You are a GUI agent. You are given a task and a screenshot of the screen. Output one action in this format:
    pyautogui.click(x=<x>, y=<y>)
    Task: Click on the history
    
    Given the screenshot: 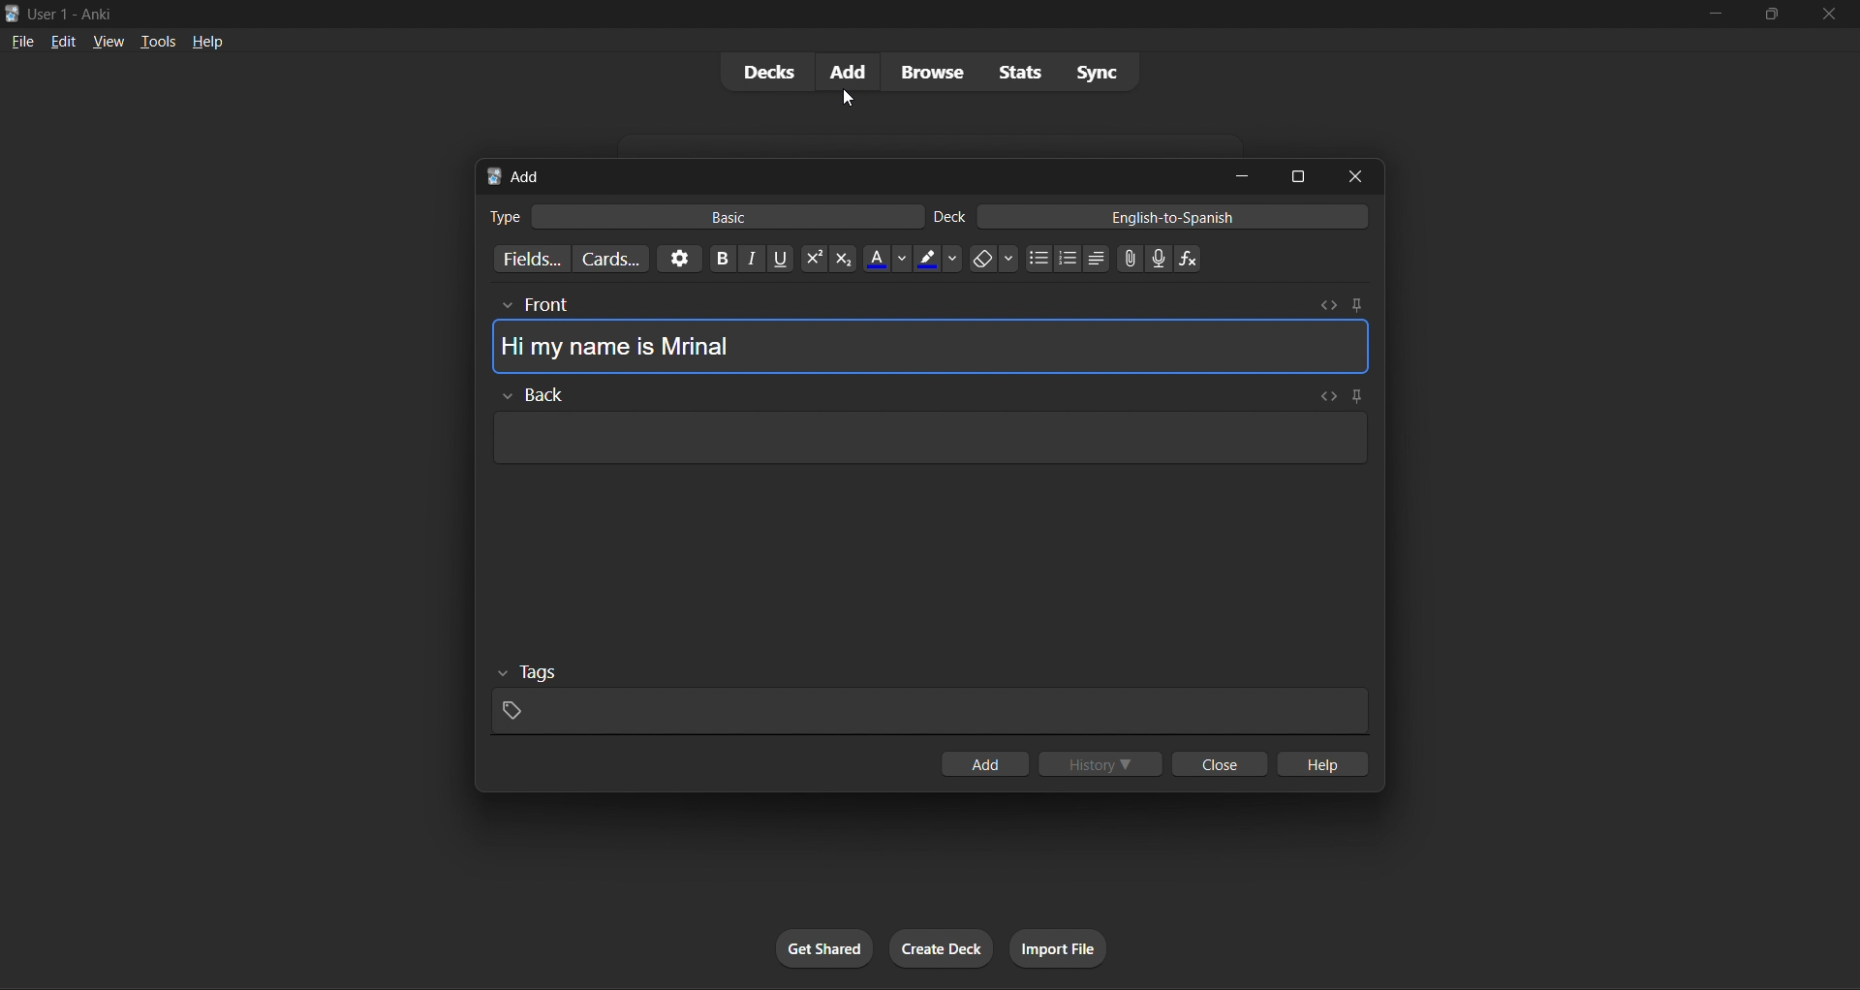 What is the action you would take?
    pyautogui.click(x=1103, y=760)
    